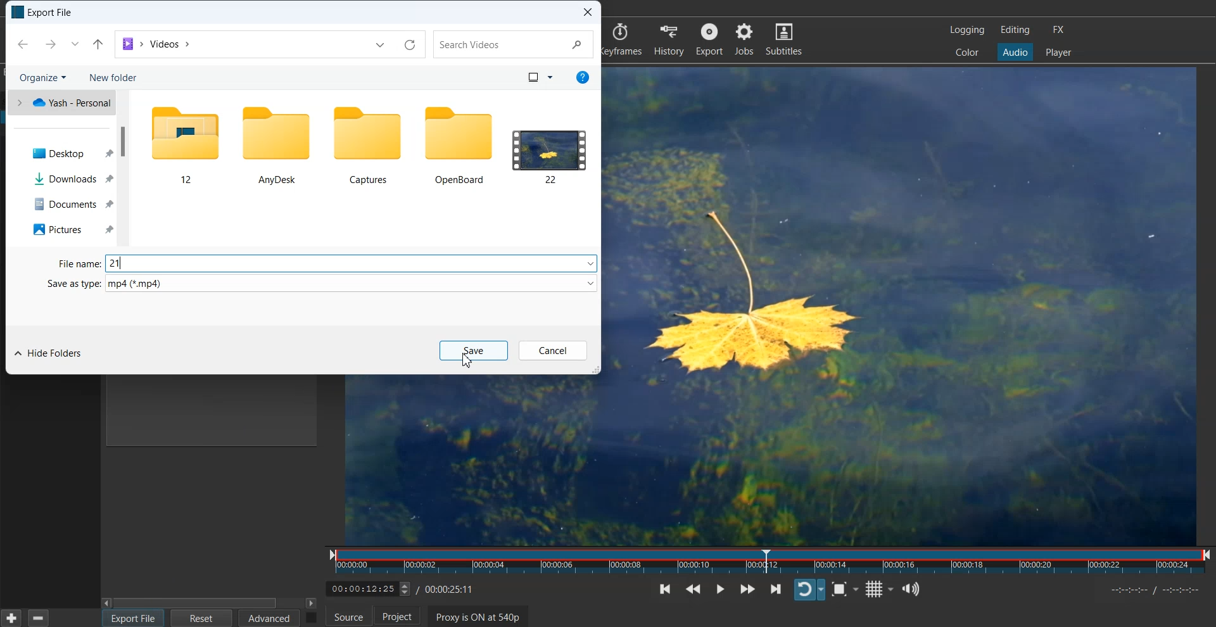 The image size is (1216, 627). What do you see at coordinates (70, 262) in the screenshot?
I see `File Type` at bounding box center [70, 262].